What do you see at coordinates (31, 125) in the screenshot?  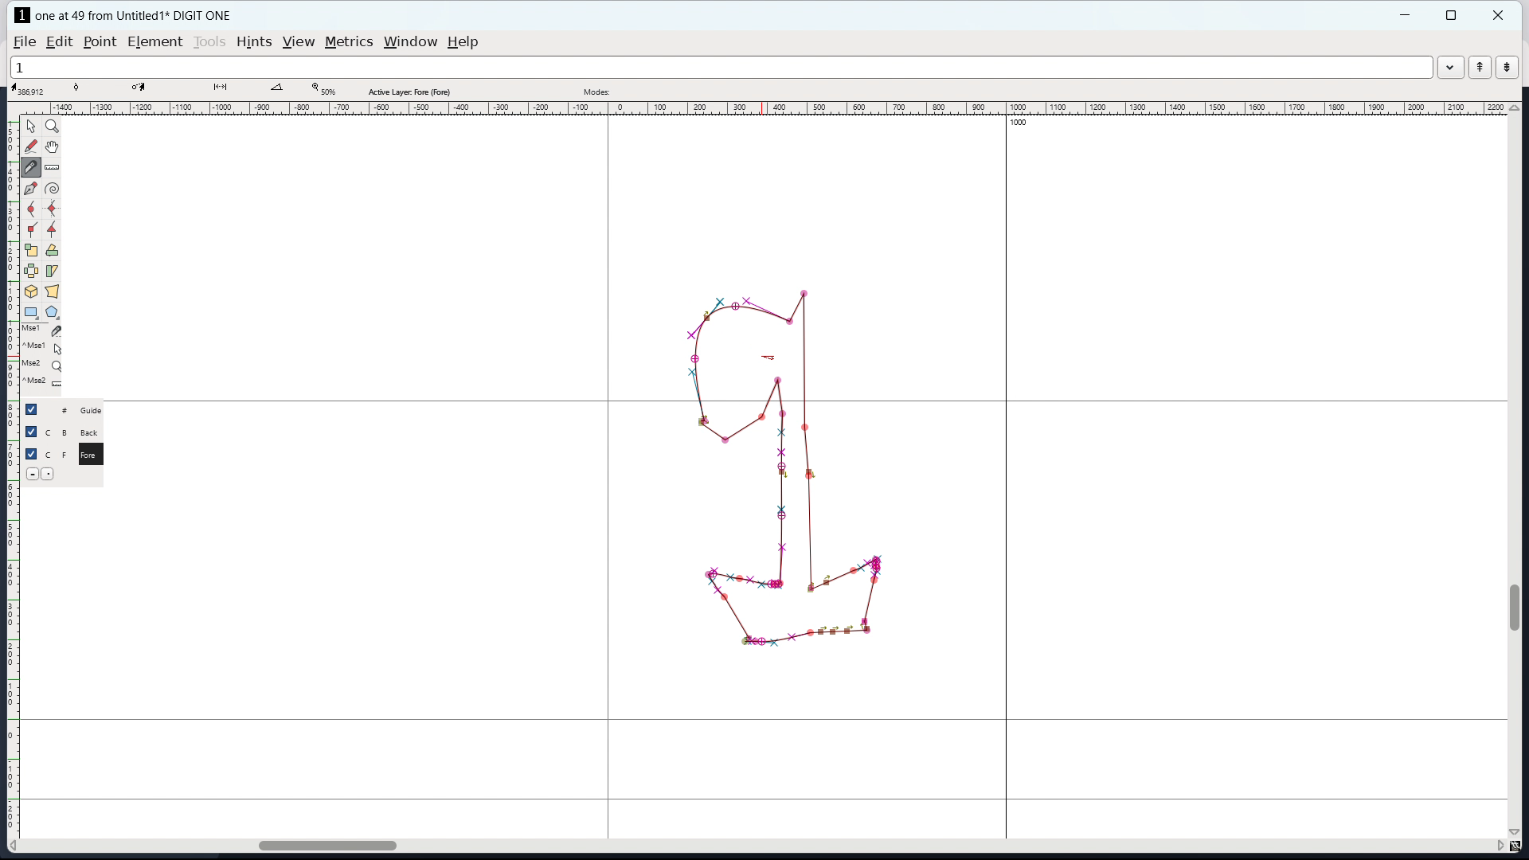 I see `pointer` at bounding box center [31, 125].